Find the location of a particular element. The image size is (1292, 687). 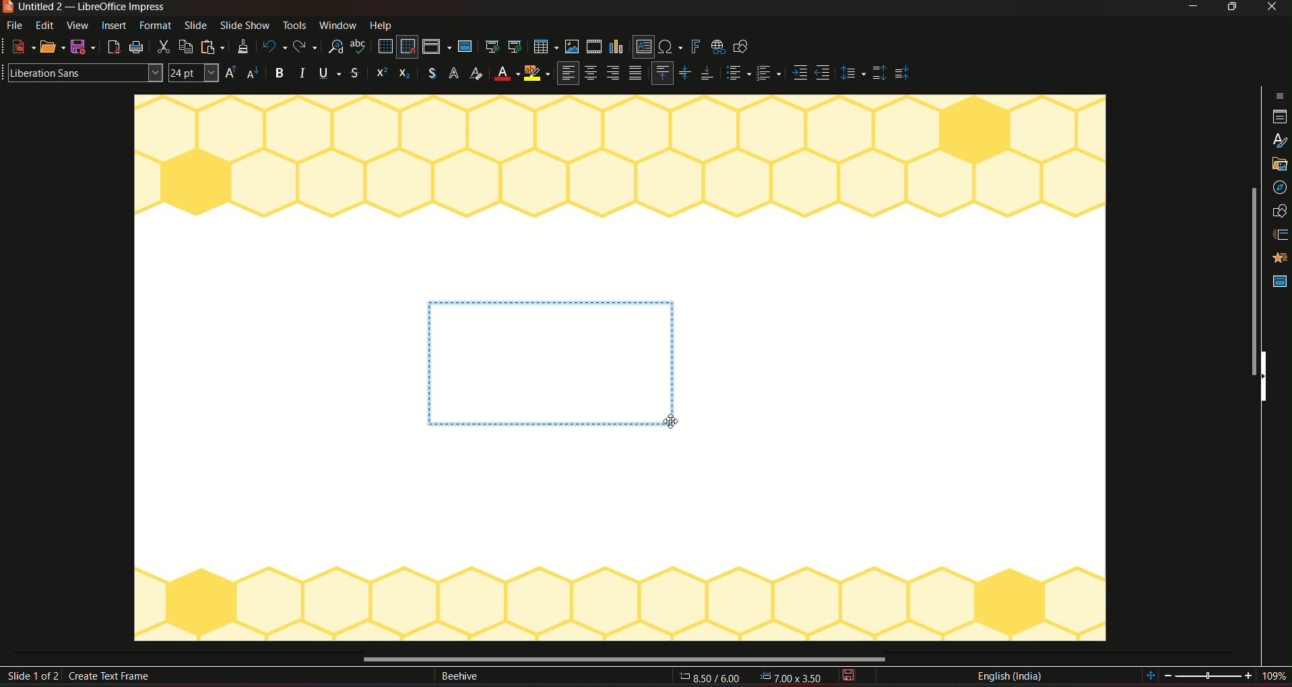

Italic is located at coordinates (304, 73).